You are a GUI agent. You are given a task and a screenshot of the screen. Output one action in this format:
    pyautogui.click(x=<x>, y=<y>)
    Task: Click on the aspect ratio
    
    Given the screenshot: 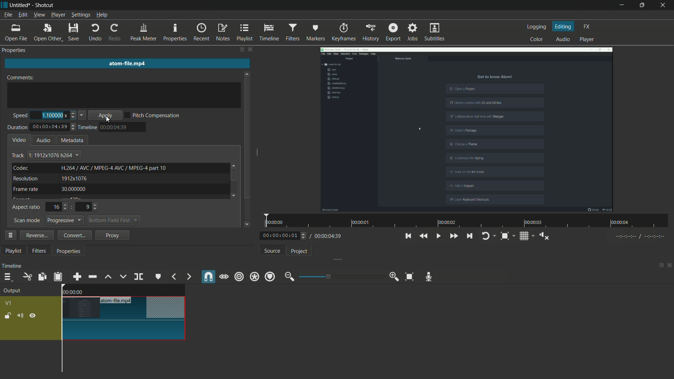 What is the action you would take?
    pyautogui.click(x=27, y=208)
    